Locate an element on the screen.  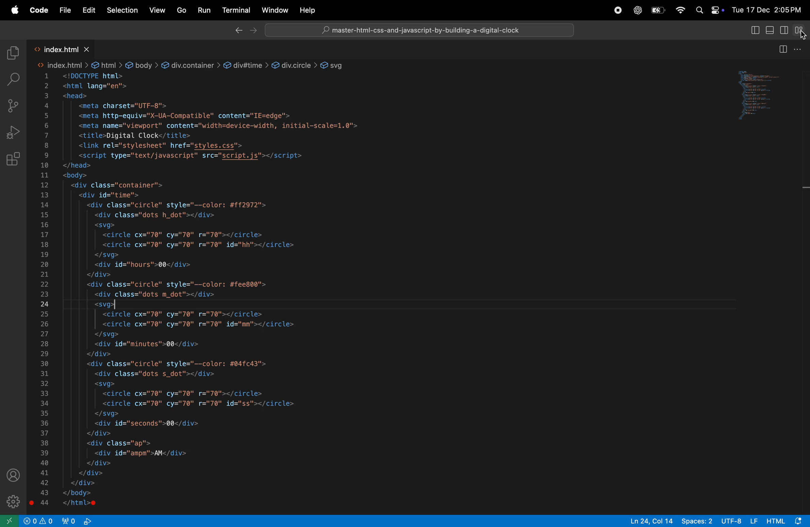
view is located at coordinates (158, 10).